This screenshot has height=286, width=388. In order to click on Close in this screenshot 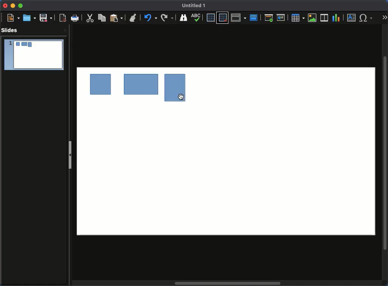, I will do `click(6, 6)`.